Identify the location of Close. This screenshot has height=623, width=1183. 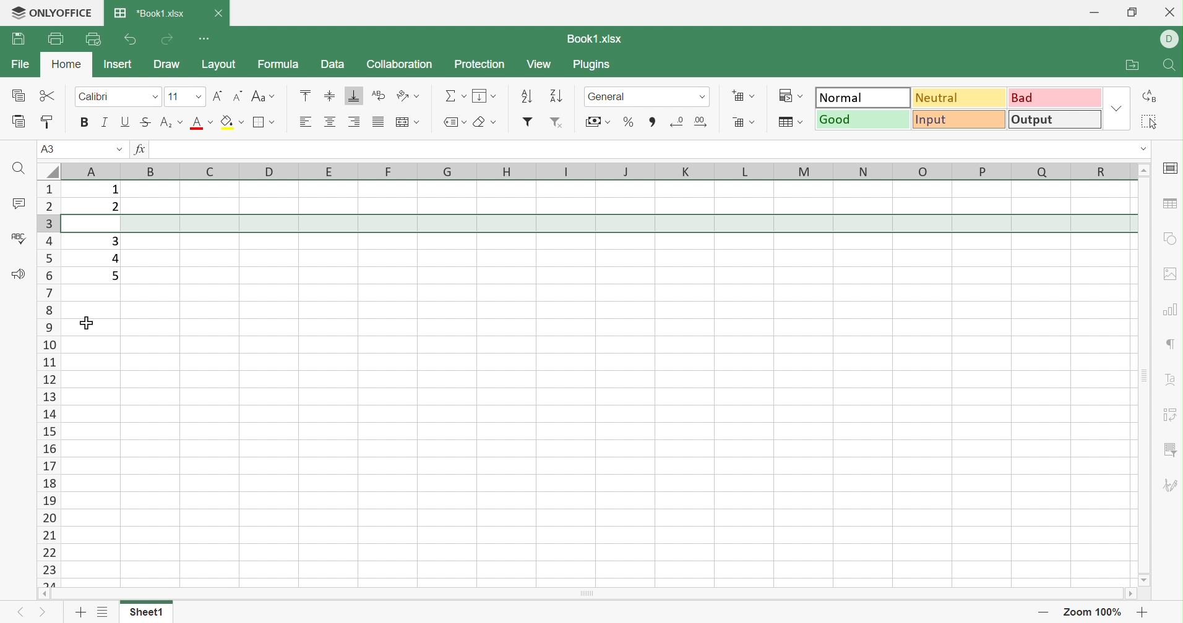
(1169, 12).